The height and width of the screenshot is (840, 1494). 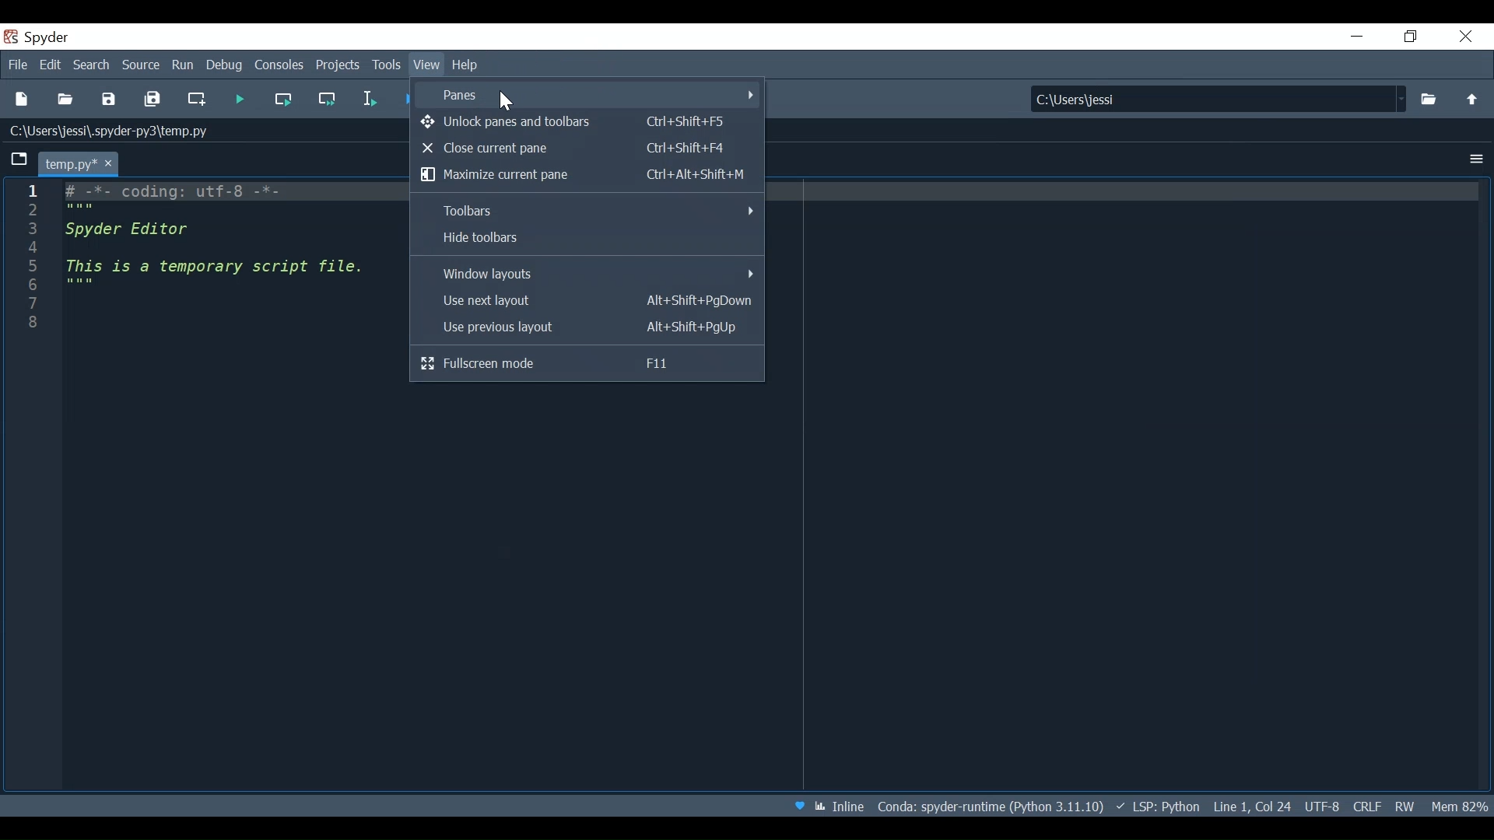 I want to click on Run current cell , so click(x=284, y=99).